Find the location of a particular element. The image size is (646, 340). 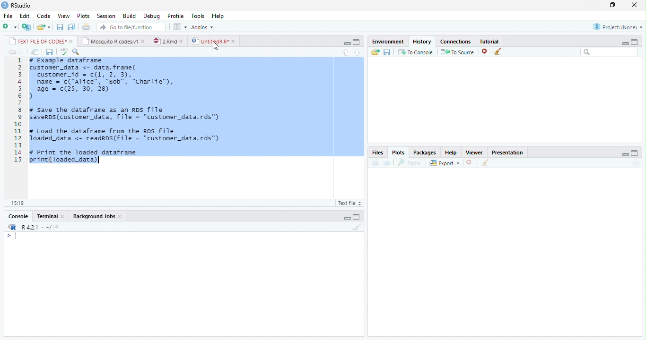

Addins is located at coordinates (202, 27).